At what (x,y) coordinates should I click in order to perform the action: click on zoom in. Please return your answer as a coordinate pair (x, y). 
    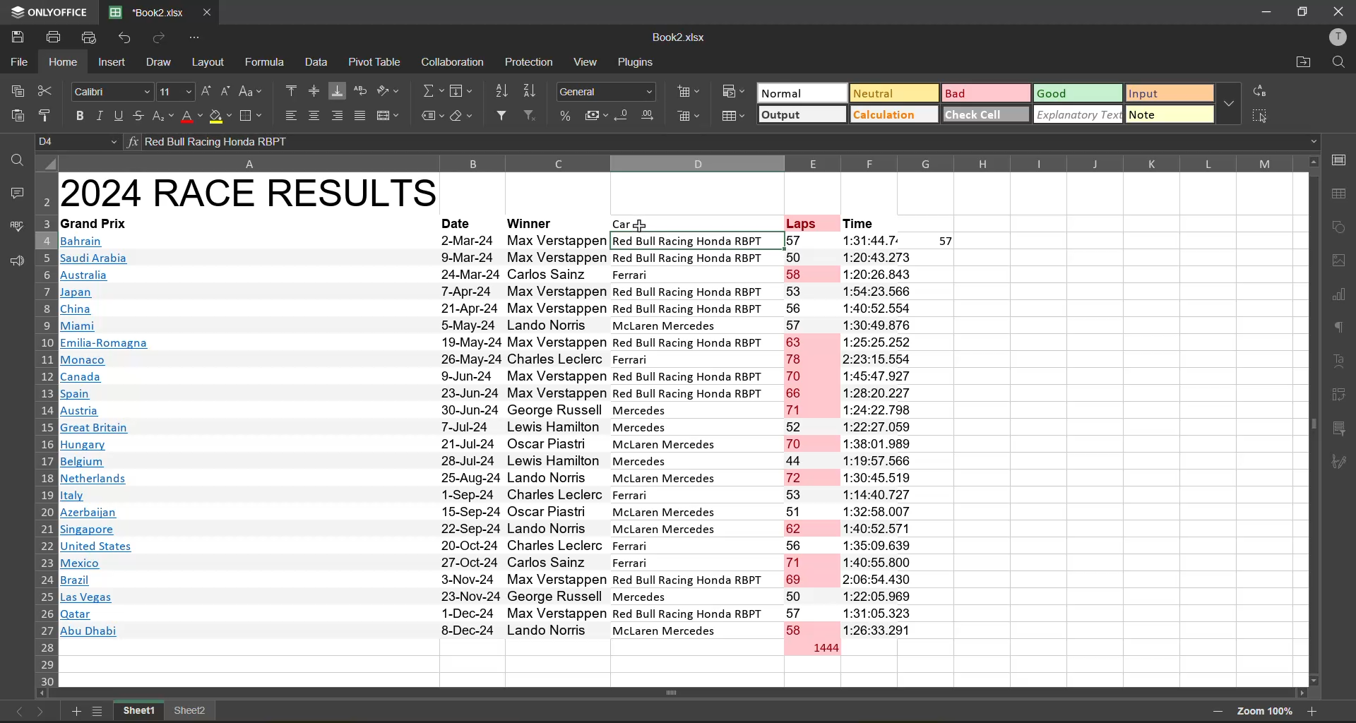
    Looking at the image, I should click on (1314, 710).